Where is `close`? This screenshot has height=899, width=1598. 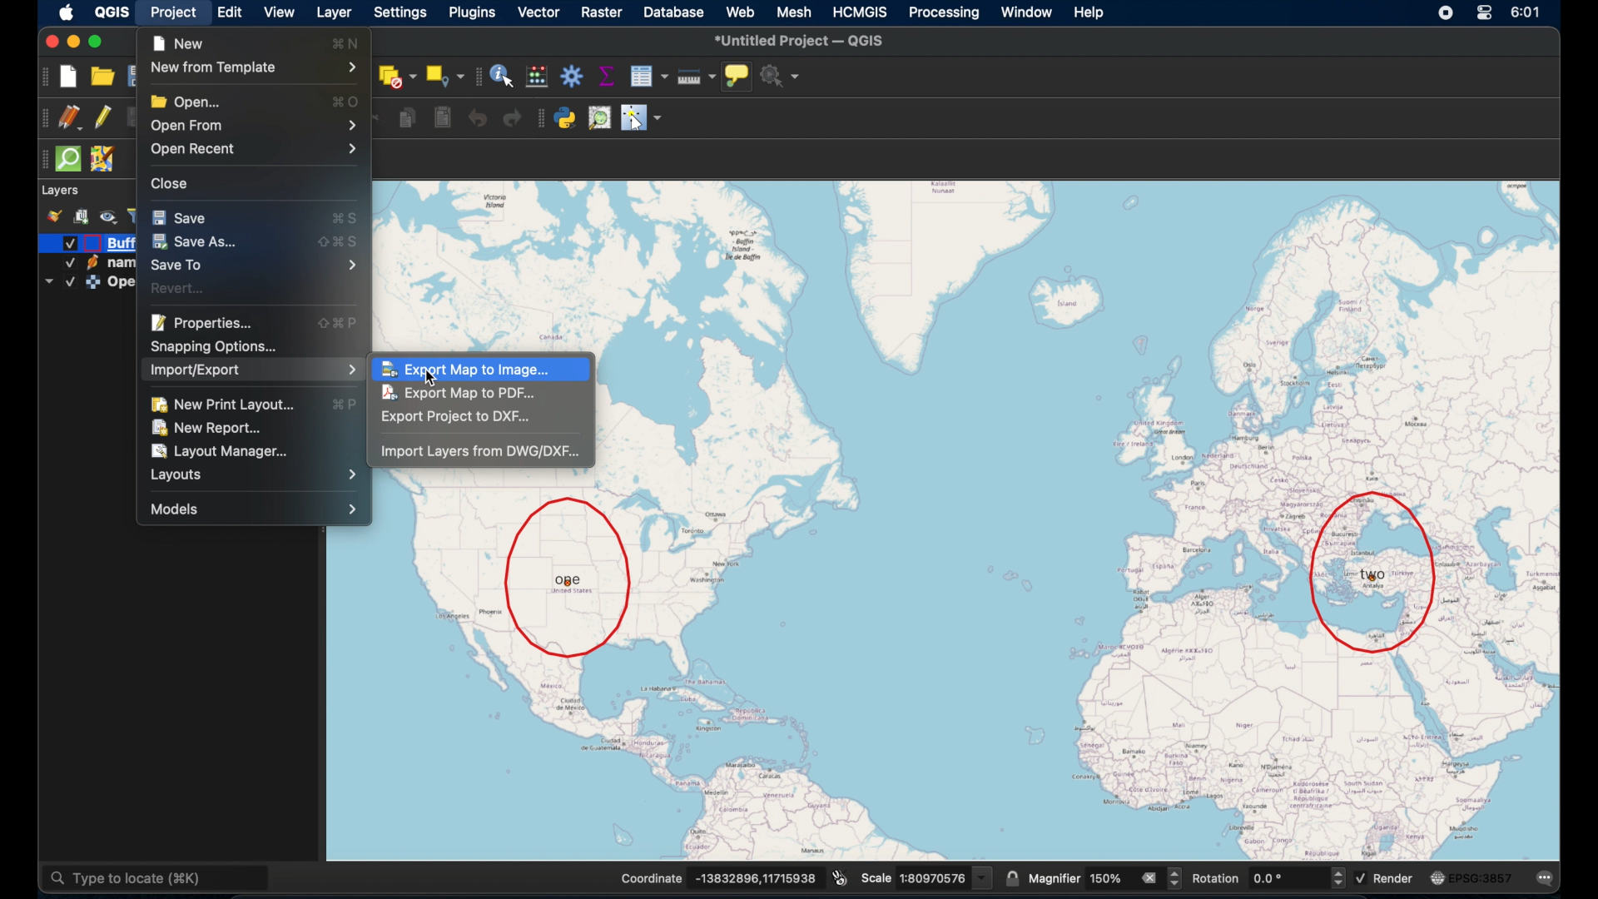
close is located at coordinates (171, 182).